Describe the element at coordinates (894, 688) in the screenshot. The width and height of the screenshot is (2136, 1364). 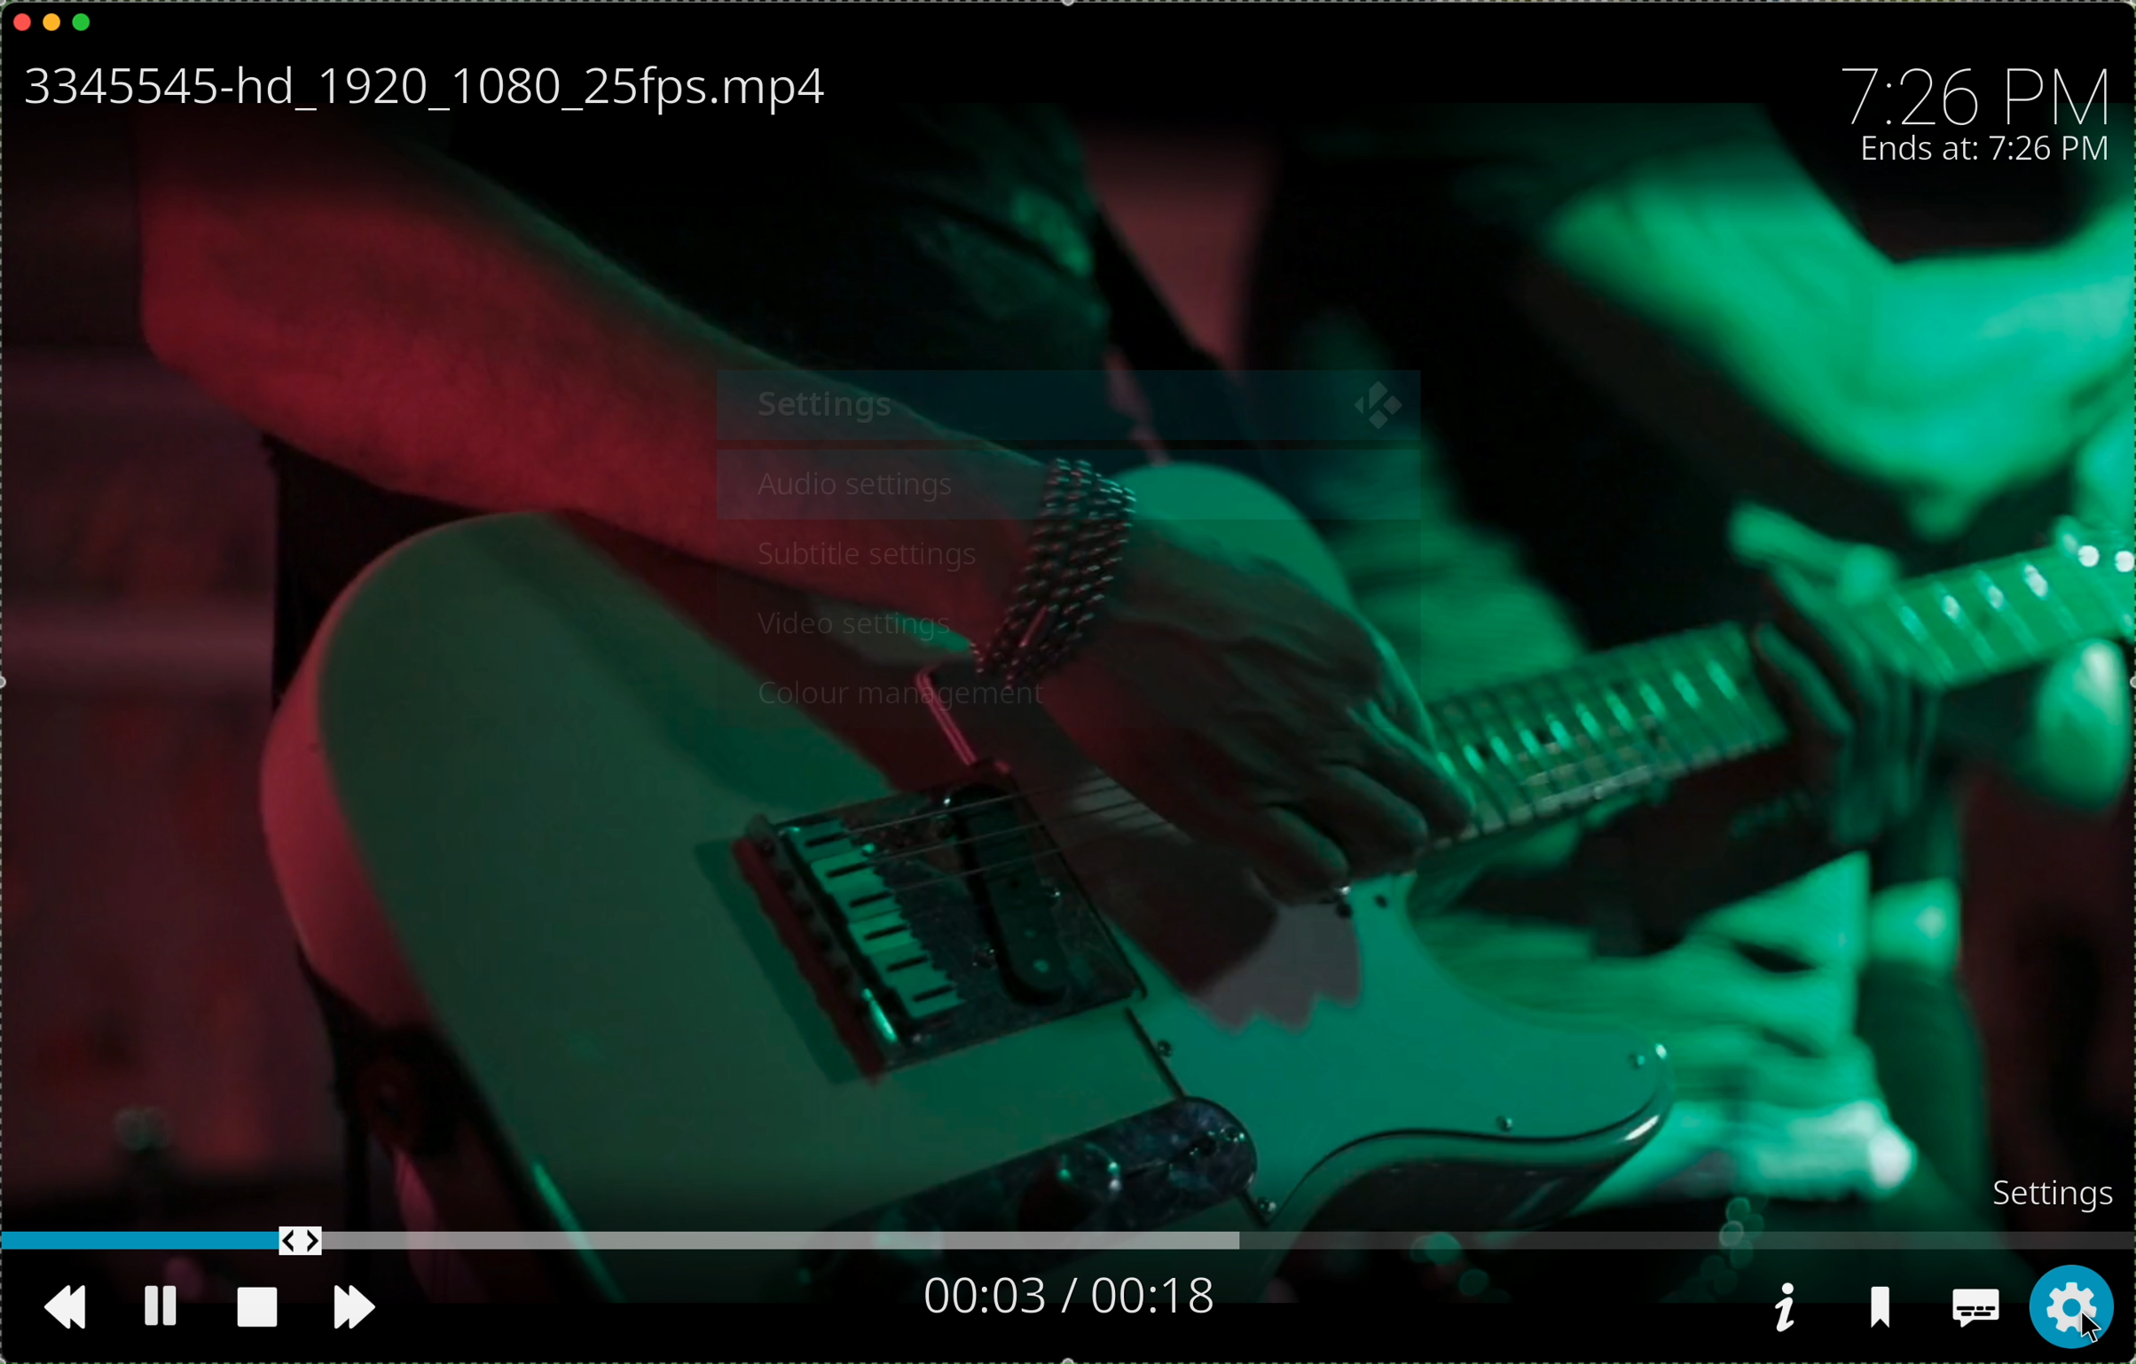
I see `colour management` at that location.